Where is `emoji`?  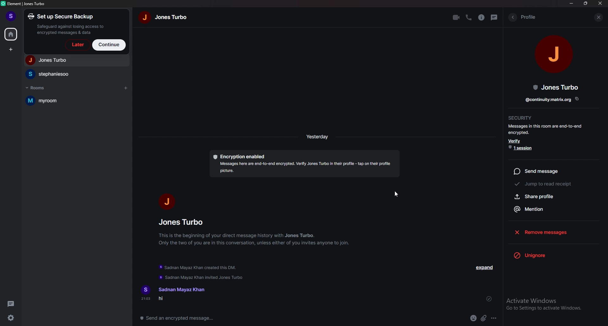 emoji is located at coordinates (474, 318).